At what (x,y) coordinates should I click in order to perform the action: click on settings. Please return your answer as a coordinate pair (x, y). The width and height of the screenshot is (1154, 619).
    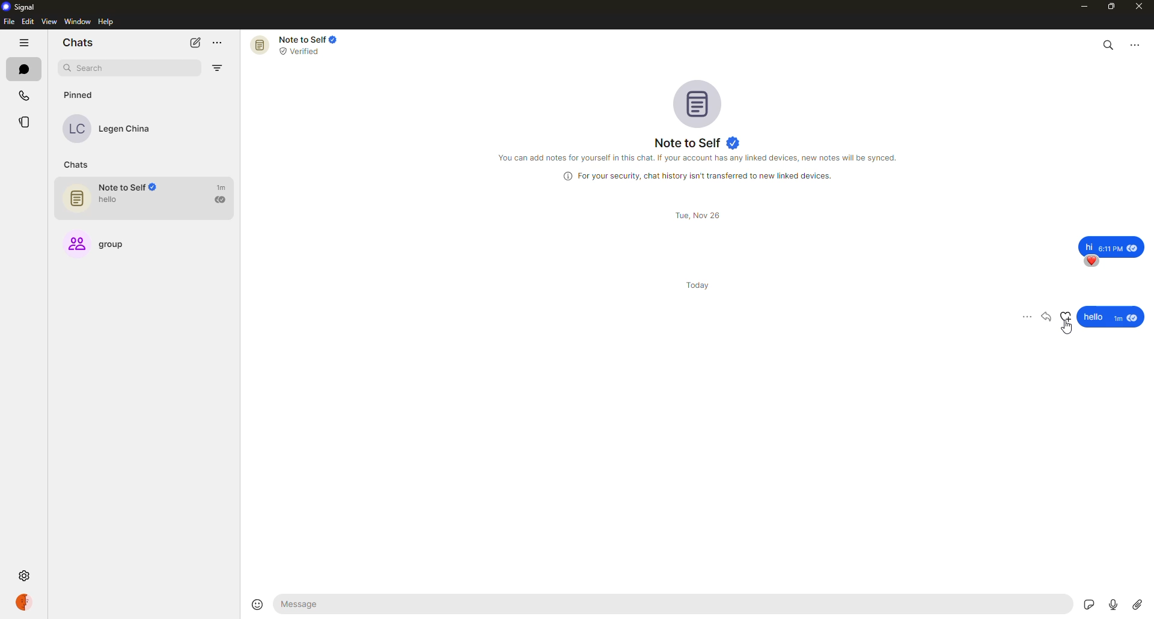
    Looking at the image, I should click on (23, 576).